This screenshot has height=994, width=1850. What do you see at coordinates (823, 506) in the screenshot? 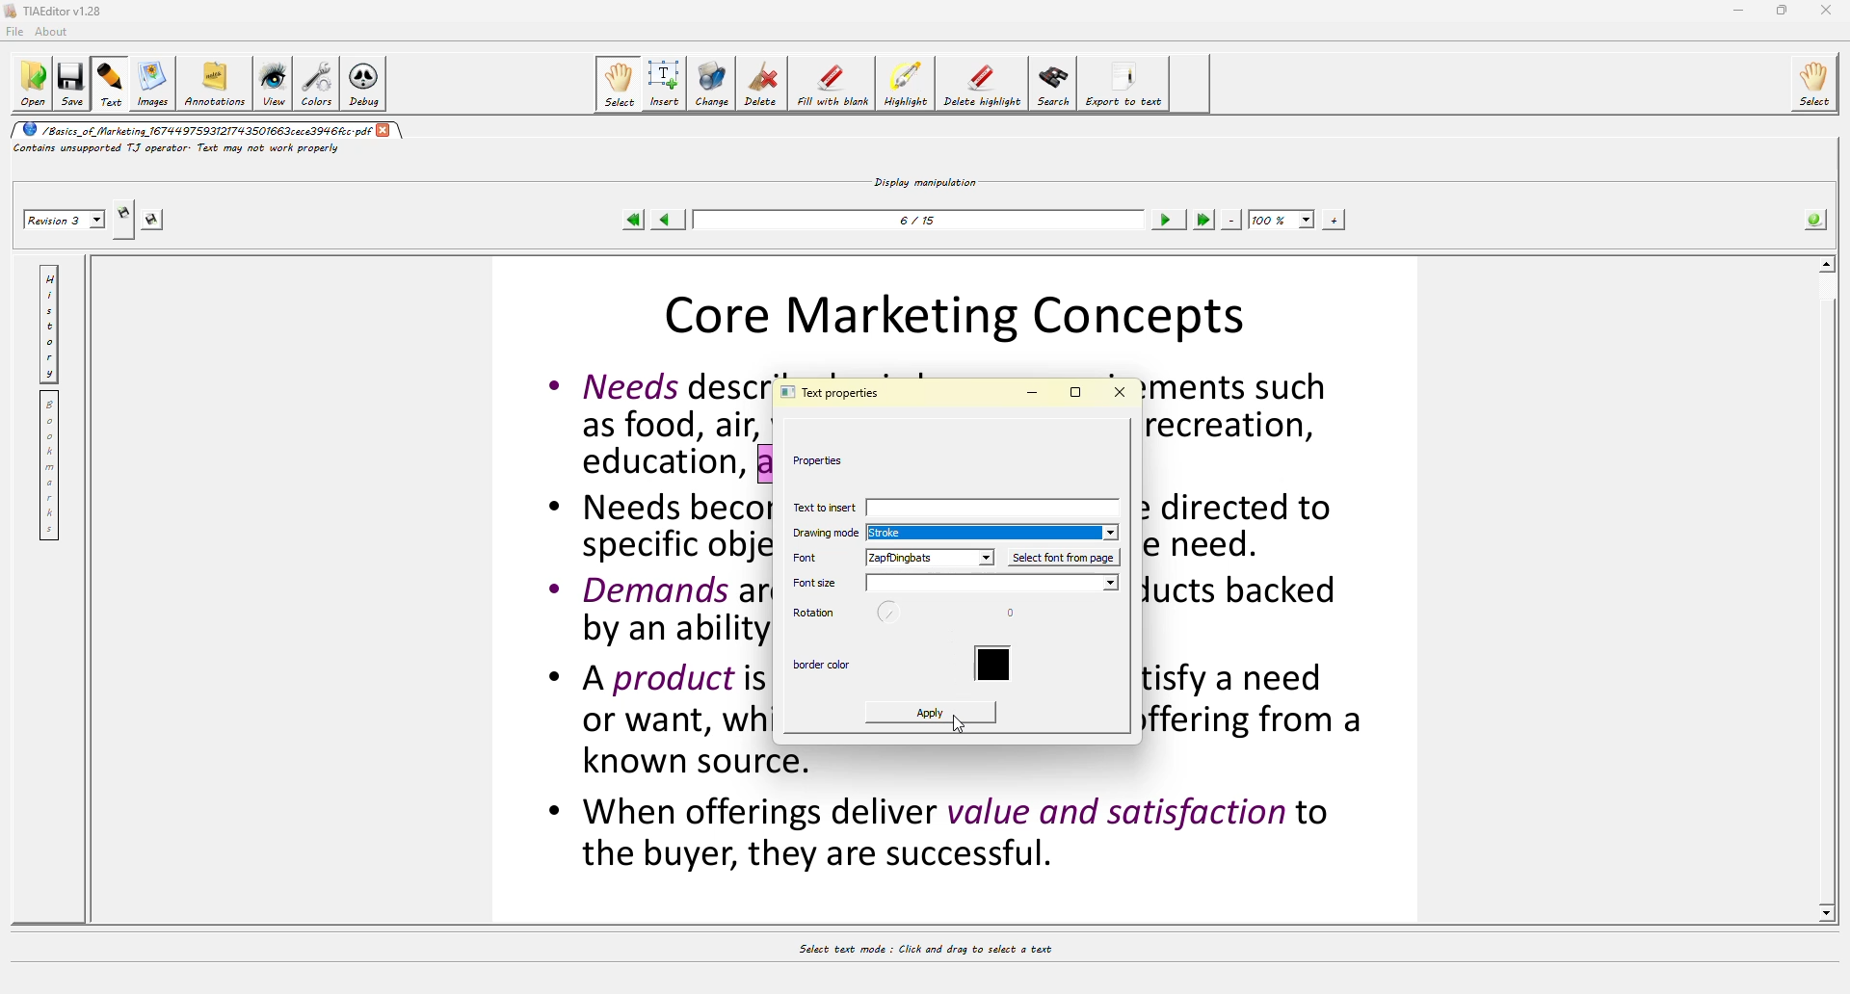
I see `text to insert` at bounding box center [823, 506].